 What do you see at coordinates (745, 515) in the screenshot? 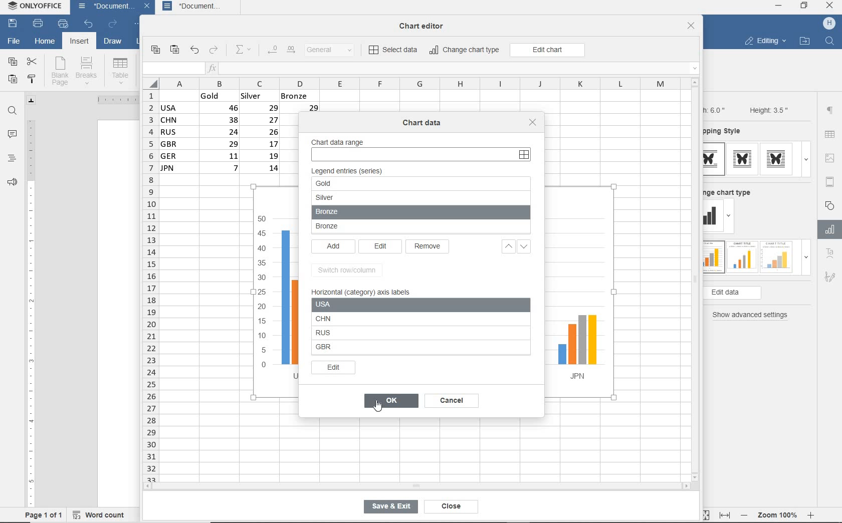
I see `zoom out` at bounding box center [745, 515].